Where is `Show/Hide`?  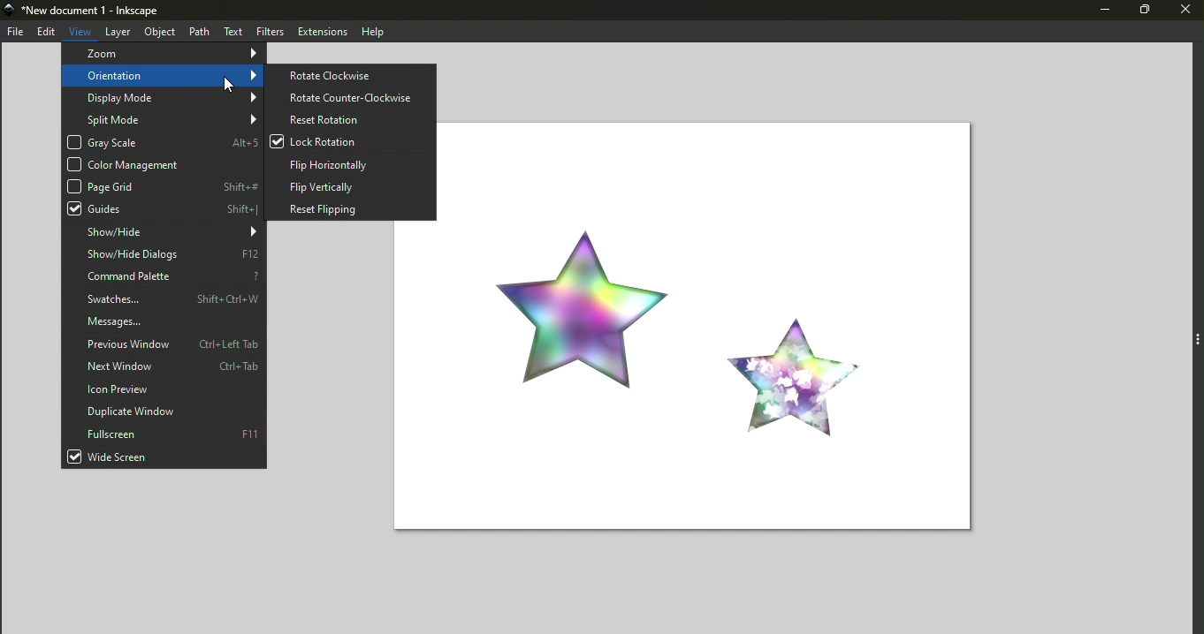 Show/Hide is located at coordinates (163, 232).